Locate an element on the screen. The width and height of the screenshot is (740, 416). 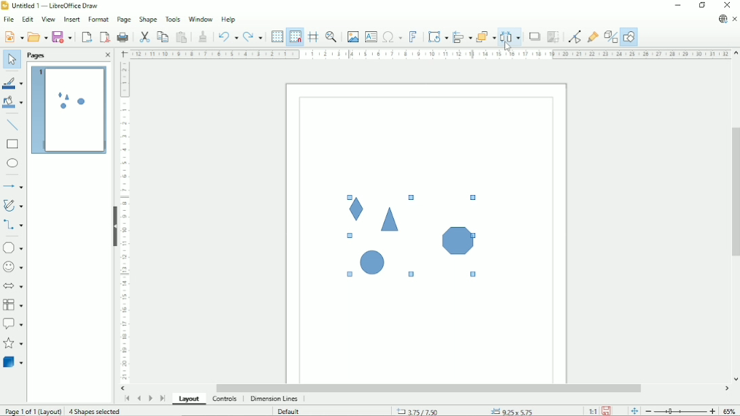
4 shapes selected is located at coordinates (97, 411).